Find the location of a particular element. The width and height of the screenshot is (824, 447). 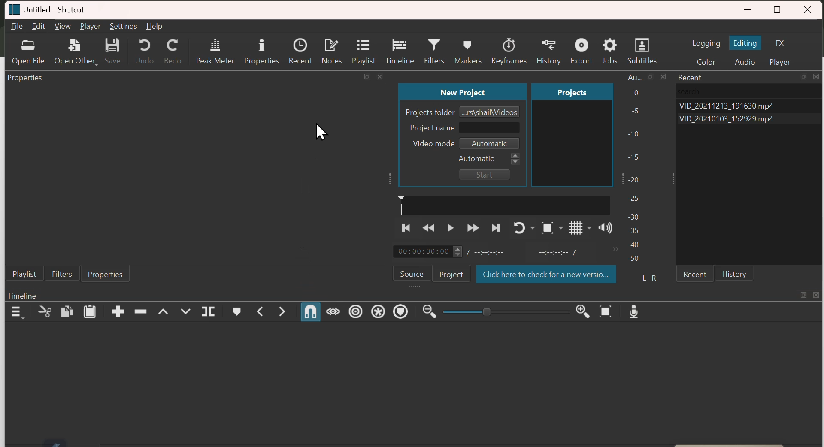

View is located at coordinates (62, 26).